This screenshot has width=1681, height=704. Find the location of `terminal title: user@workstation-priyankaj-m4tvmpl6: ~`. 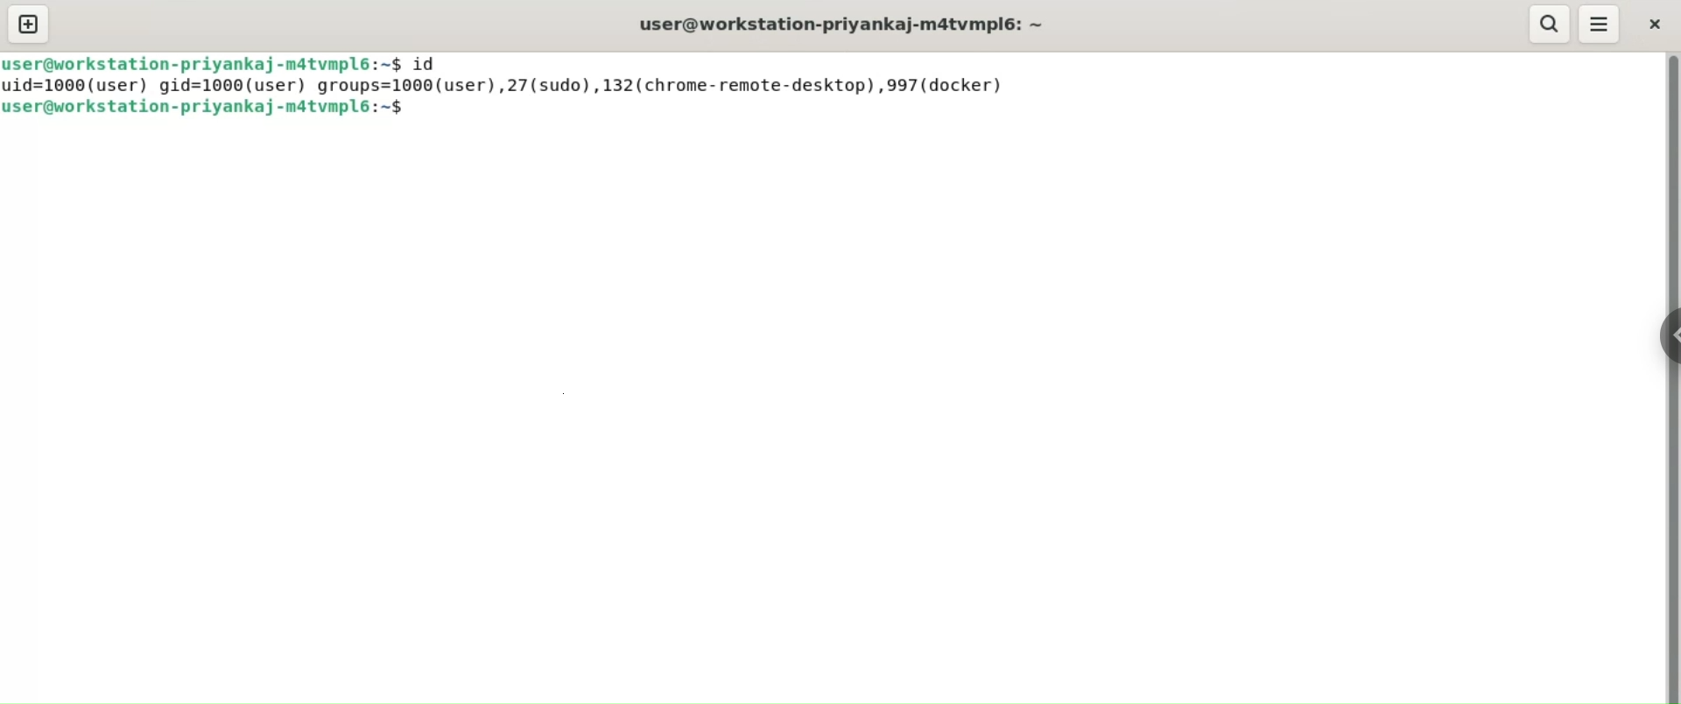

terminal title: user@workstation-priyankaj-m4tvmpl6: ~ is located at coordinates (846, 26).